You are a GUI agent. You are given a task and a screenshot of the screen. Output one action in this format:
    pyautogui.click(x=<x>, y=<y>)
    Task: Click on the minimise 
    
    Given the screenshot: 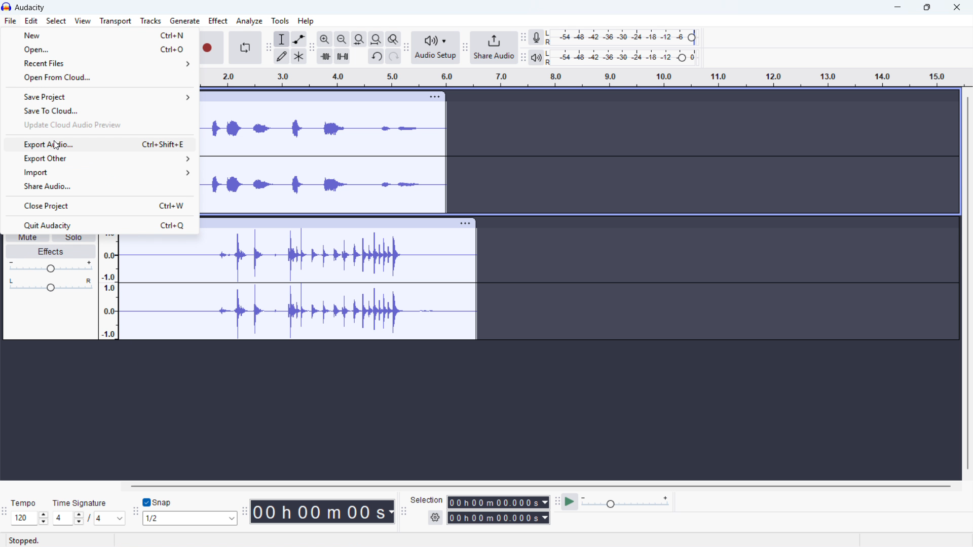 What is the action you would take?
    pyautogui.click(x=895, y=8)
    